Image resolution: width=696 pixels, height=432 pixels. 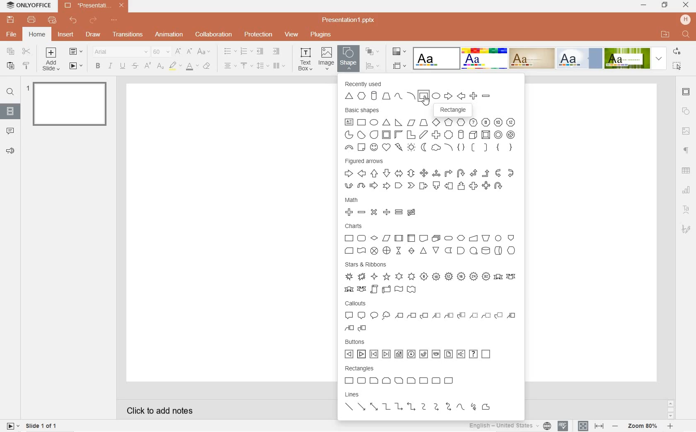 What do you see at coordinates (349, 276) in the screenshot?
I see `Explosion 1` at bounding box center [349, 276].